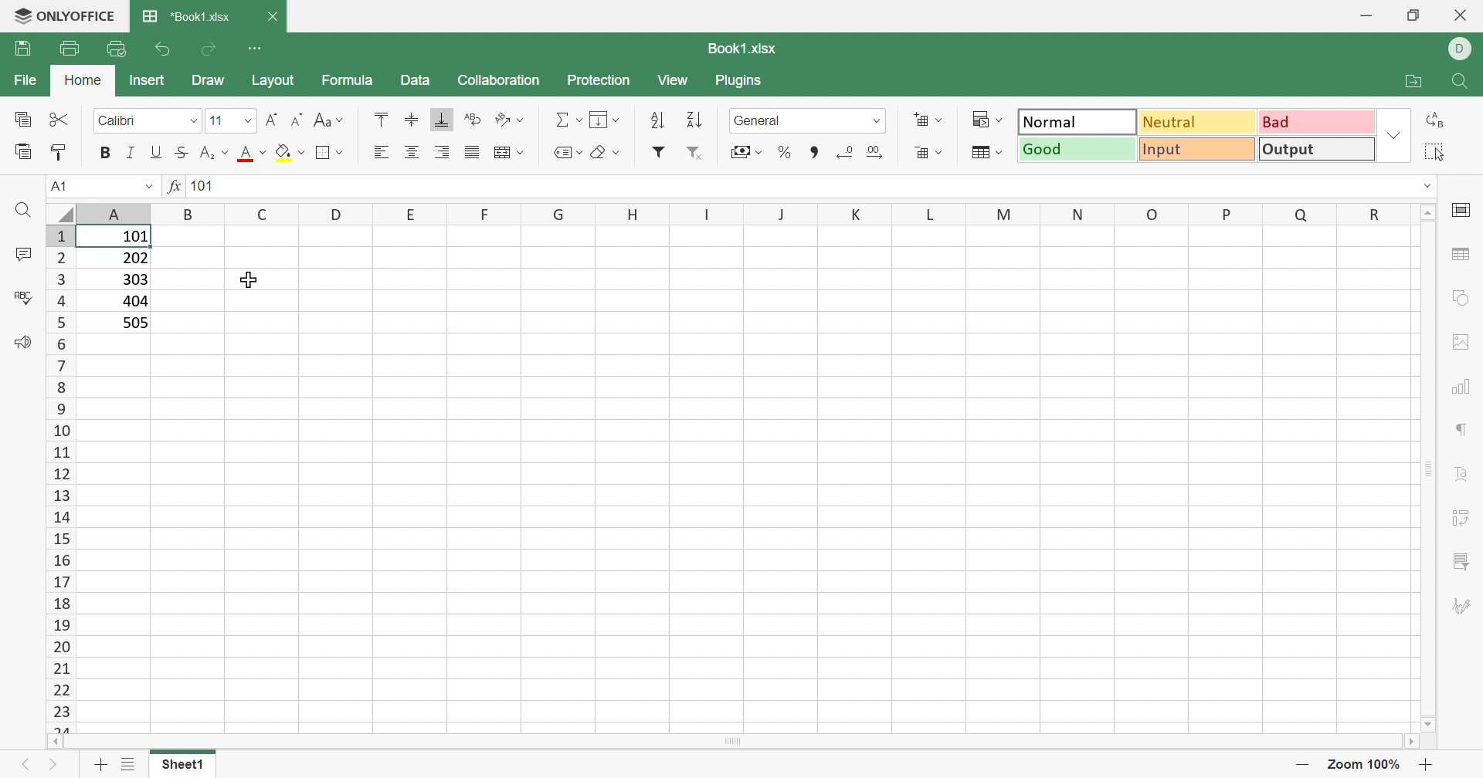 This screenshot has width=1483, height=778. Describe the element at coordinates (22, 296) in the screenshot. I see `Spell checking` at that location.